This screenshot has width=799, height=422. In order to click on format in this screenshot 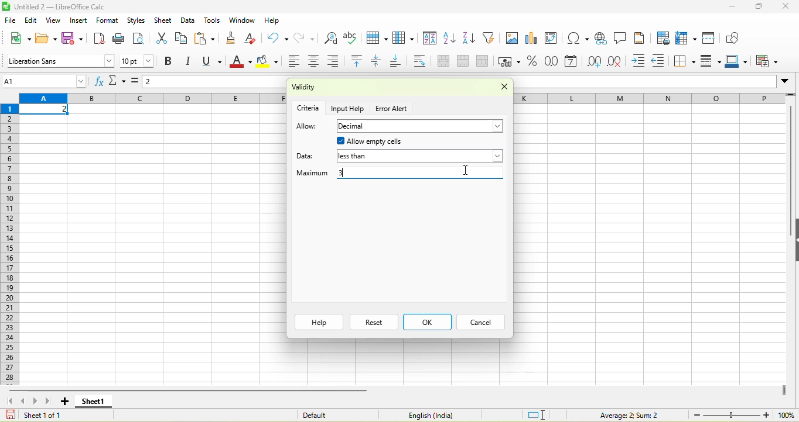, I will do `click(109, 20)`.